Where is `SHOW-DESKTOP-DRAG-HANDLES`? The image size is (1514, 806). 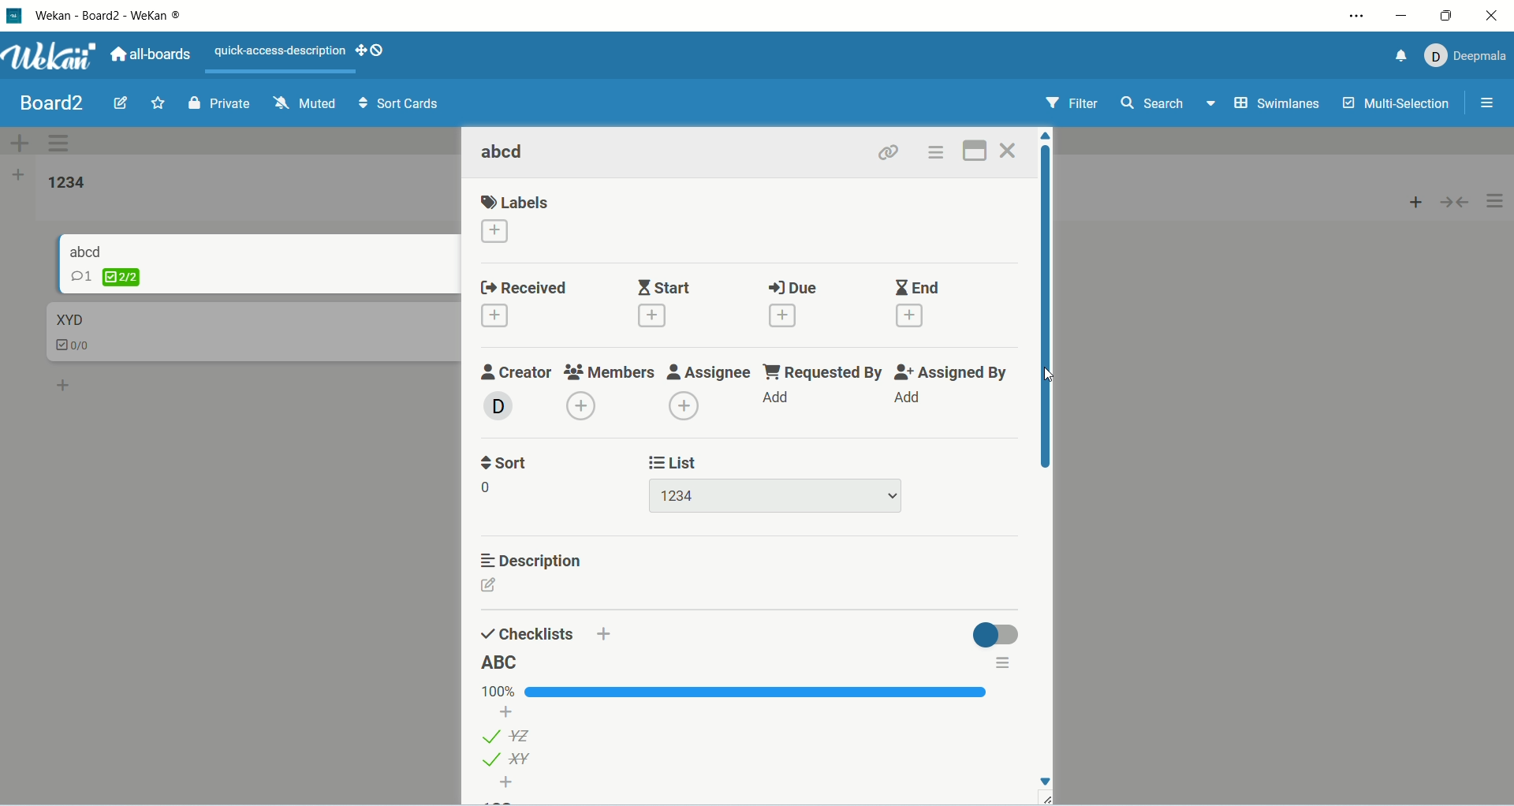
SHOW-DESKTOP-DRAG-HANDLES is located at coordinates (370, 50).